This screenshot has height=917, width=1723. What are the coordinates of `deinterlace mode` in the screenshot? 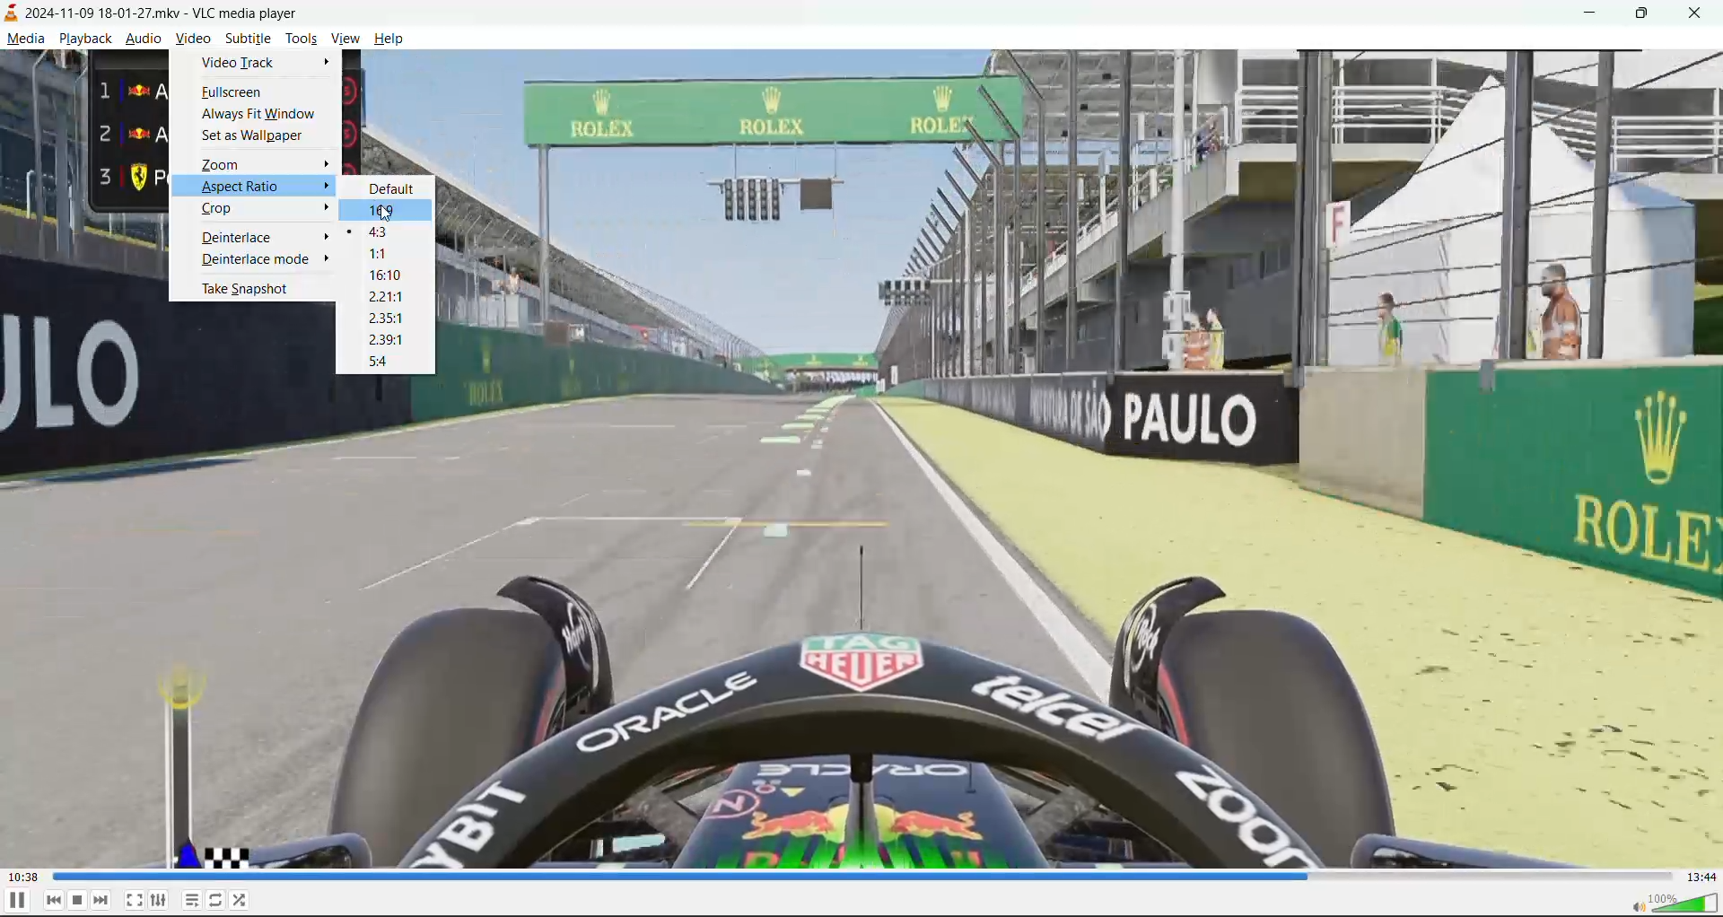 It's located at (257, 262).